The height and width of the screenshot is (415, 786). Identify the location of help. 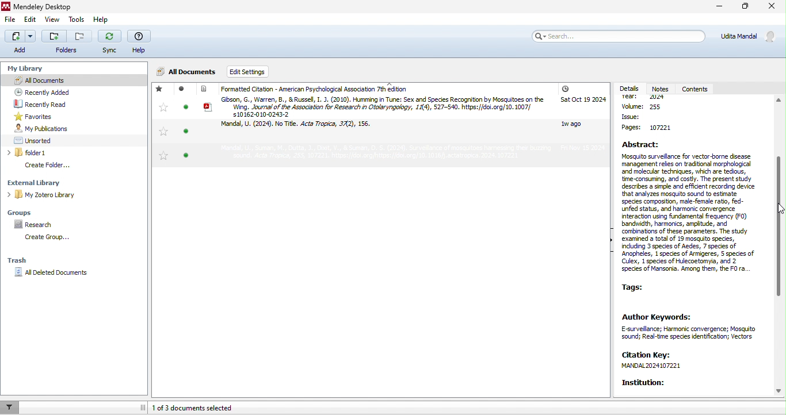
(100, 20).